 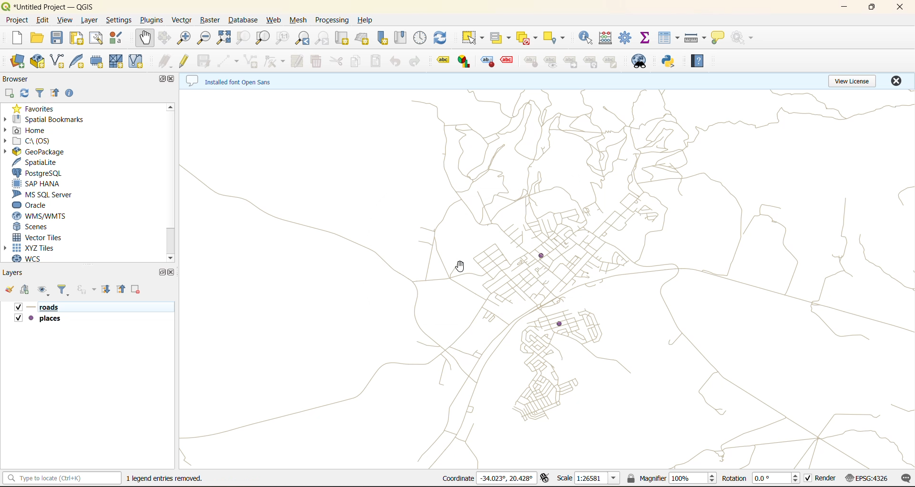 What do you see at coordinates (39, 131) in the screenshot?
I see `home` at bounding box center [39, 131].